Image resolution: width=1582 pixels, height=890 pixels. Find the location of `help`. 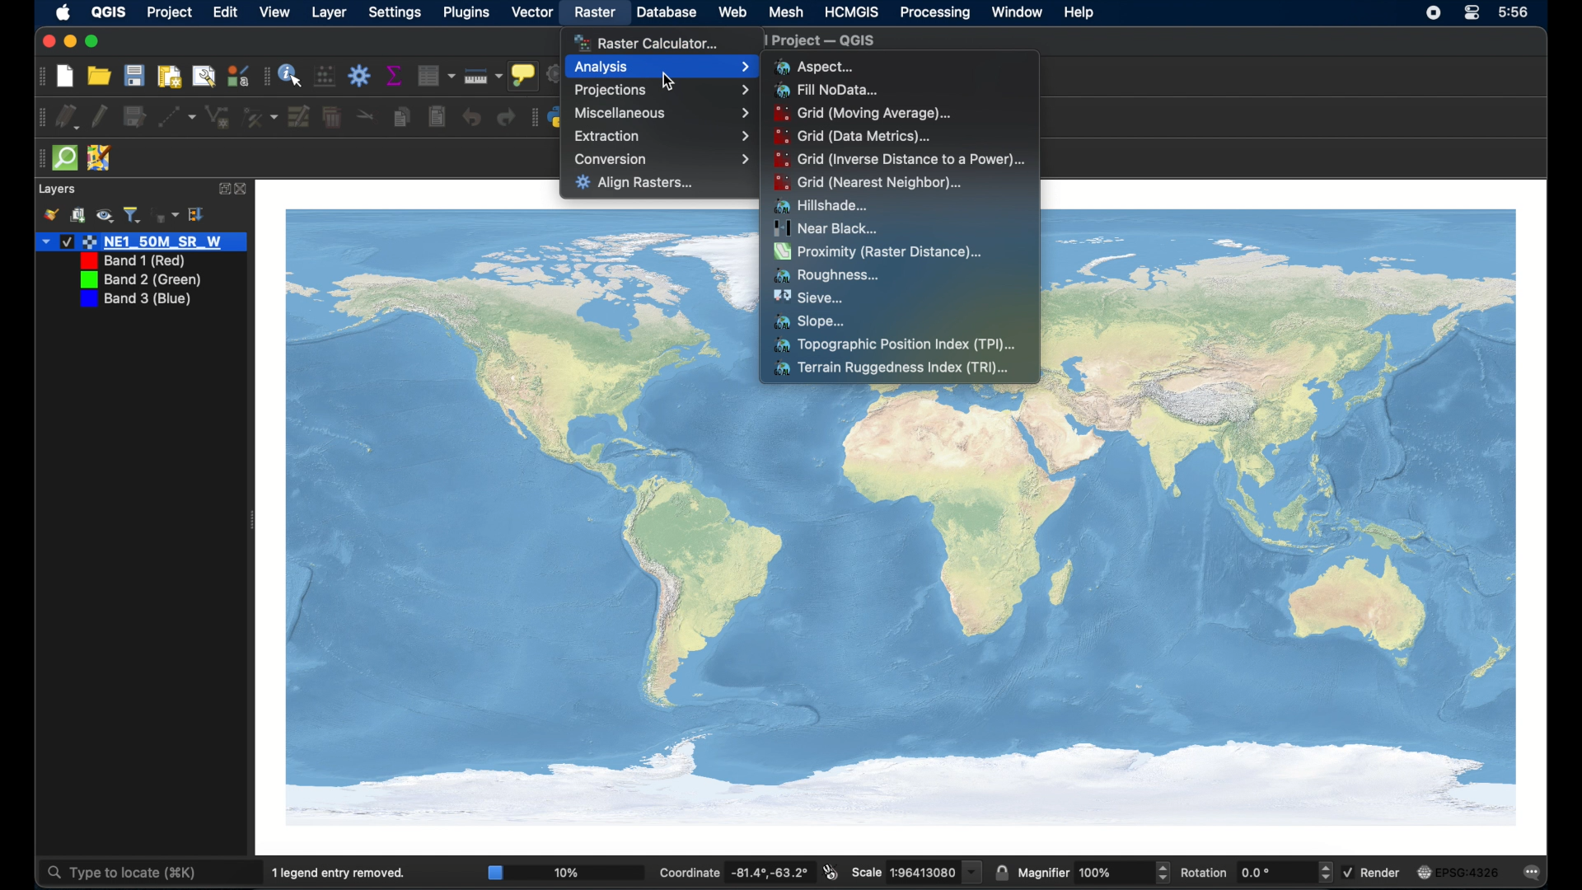

help is located at coordinates (1080, 13).